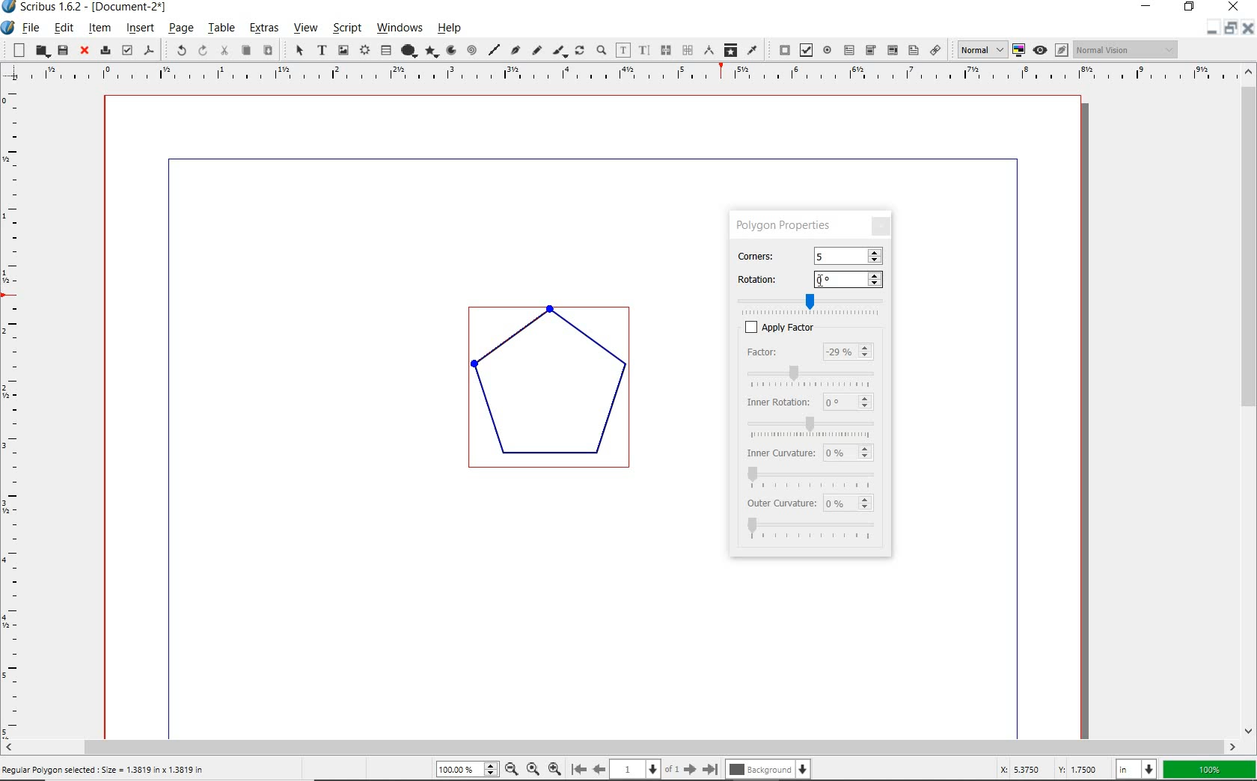 This screenshot has width=1257, height=781. Describe the element at coordinates (297, 50) in the screenshot. I see `select item` at that location.